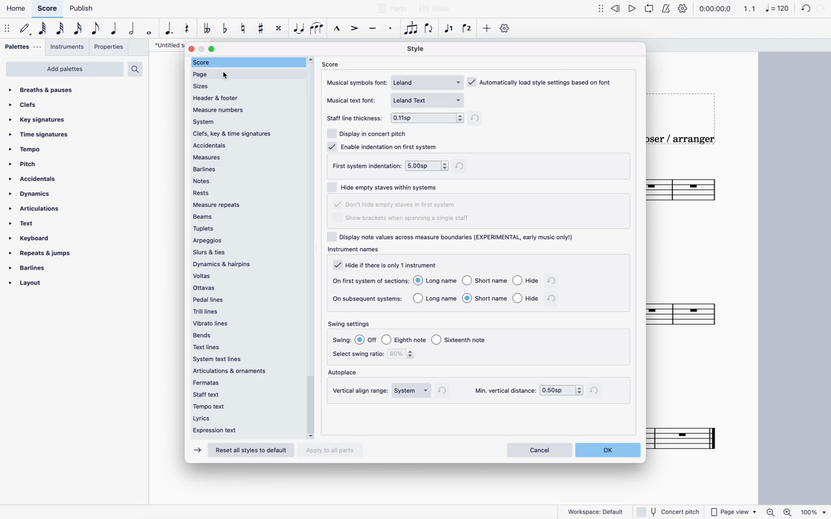 Image resolution: width=831 pixels, height=519 pixels. What do you see at coordinates (186, 29) in the screenshot?
I see `rest` at bounding box center [186, 29].